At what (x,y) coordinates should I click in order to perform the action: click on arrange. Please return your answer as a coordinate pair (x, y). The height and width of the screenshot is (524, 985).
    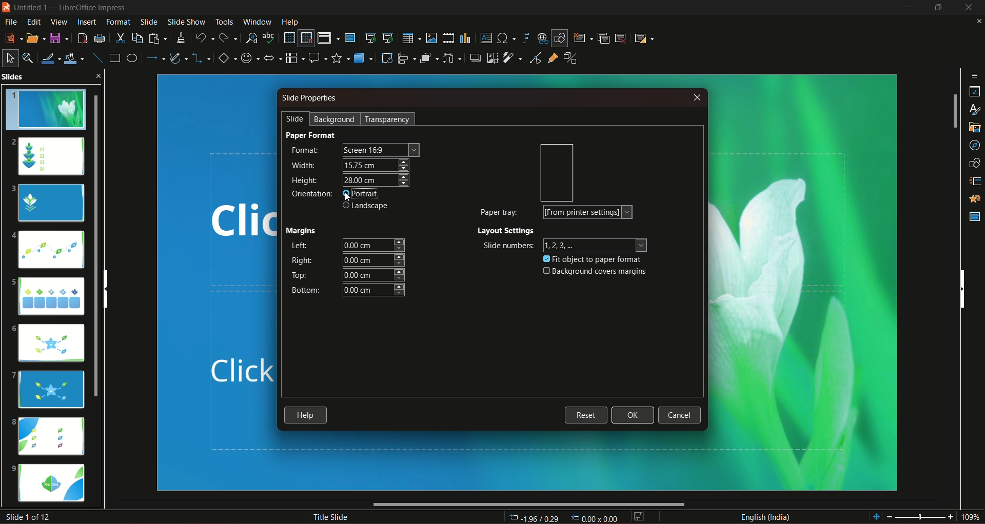
    Looking at the image, I should click on (429, 59).